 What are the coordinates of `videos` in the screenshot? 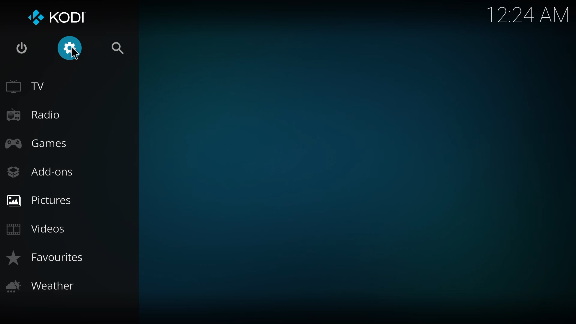 It's located at (35, 230).